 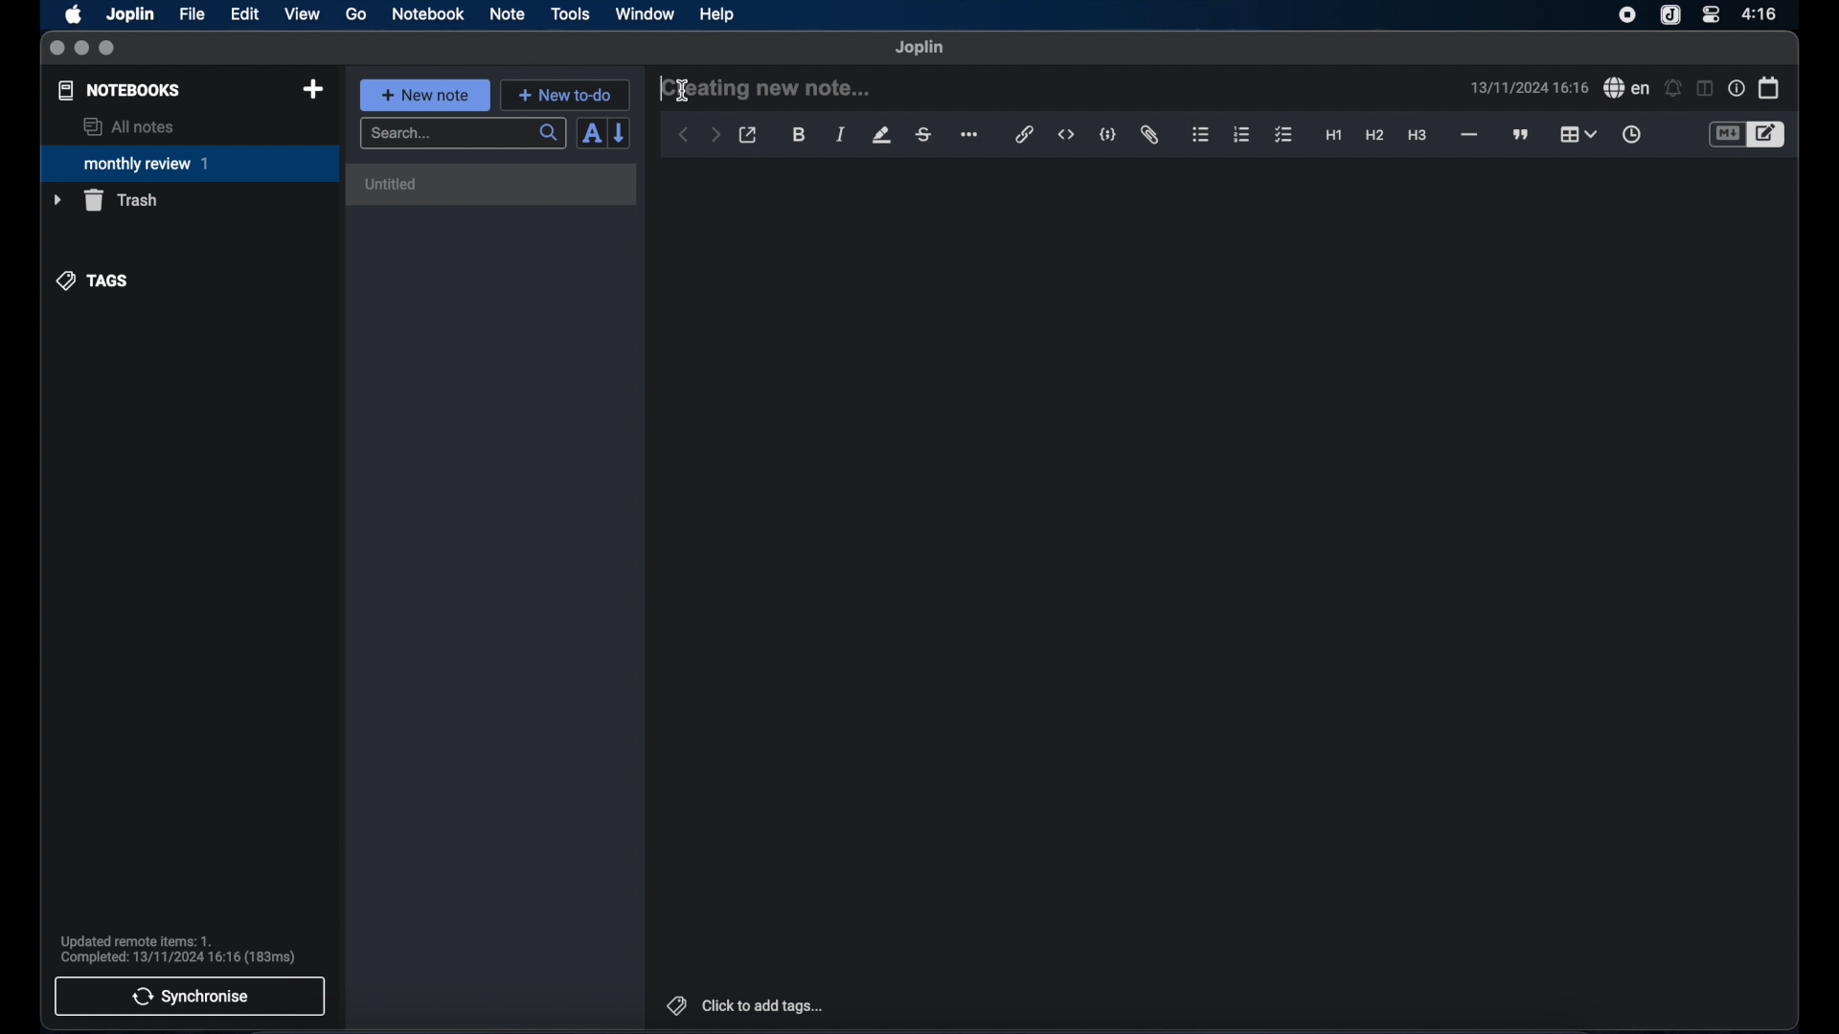 I want to click on code, so click(x=1108, y=136).